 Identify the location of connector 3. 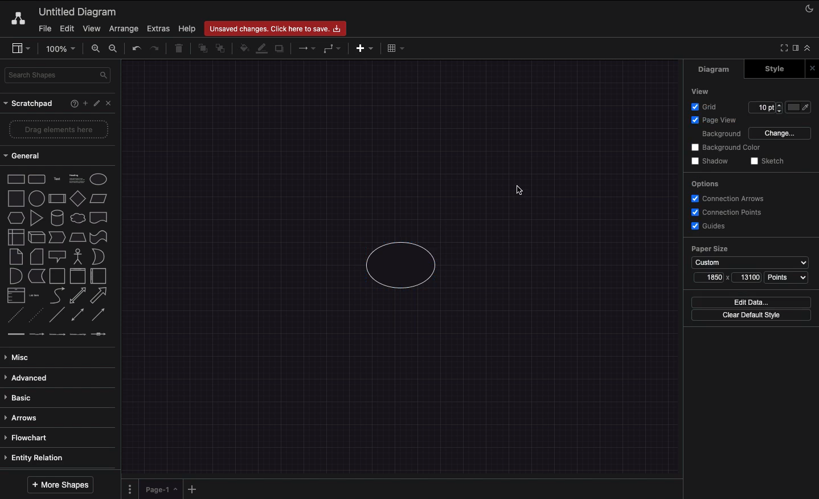
(56, 334).